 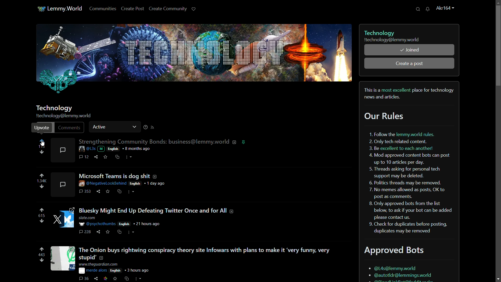 I want to click on save, so click(x=109, y=191).